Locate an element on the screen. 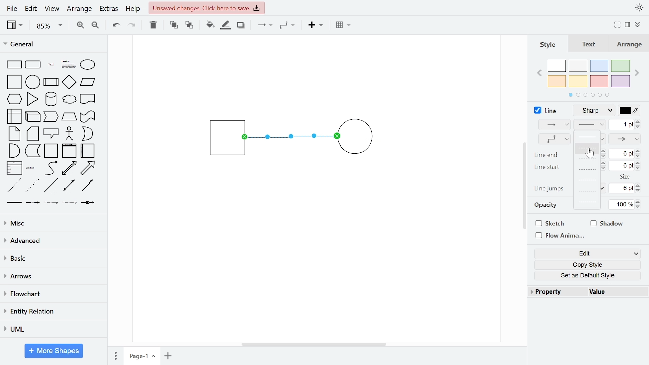  line style is located at coordinates (593, 111).